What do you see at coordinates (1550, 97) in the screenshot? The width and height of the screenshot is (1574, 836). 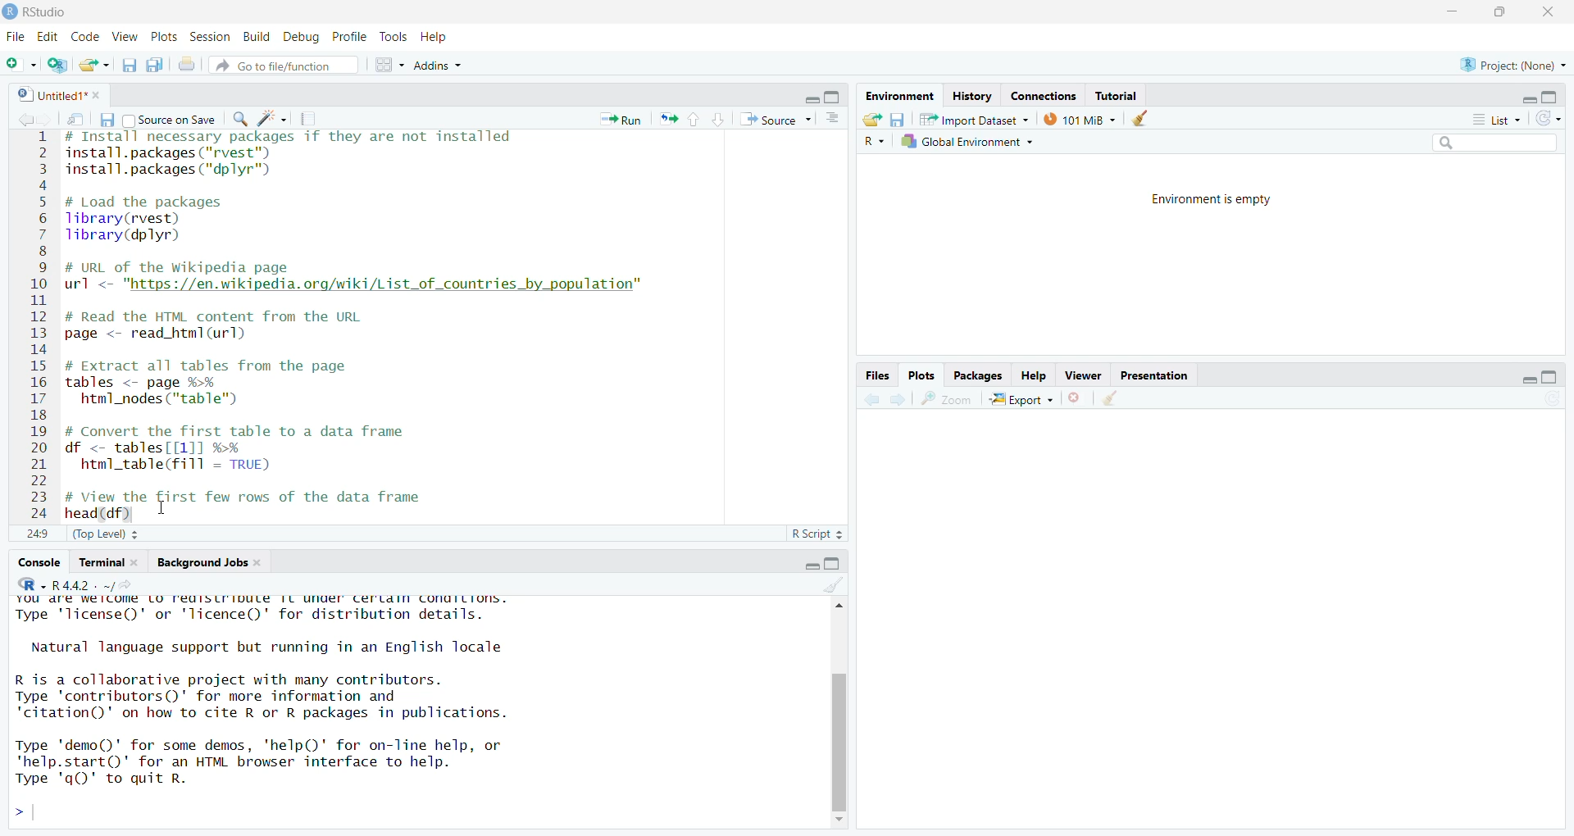 I see `maximize` at bounding box center [1550, 97].